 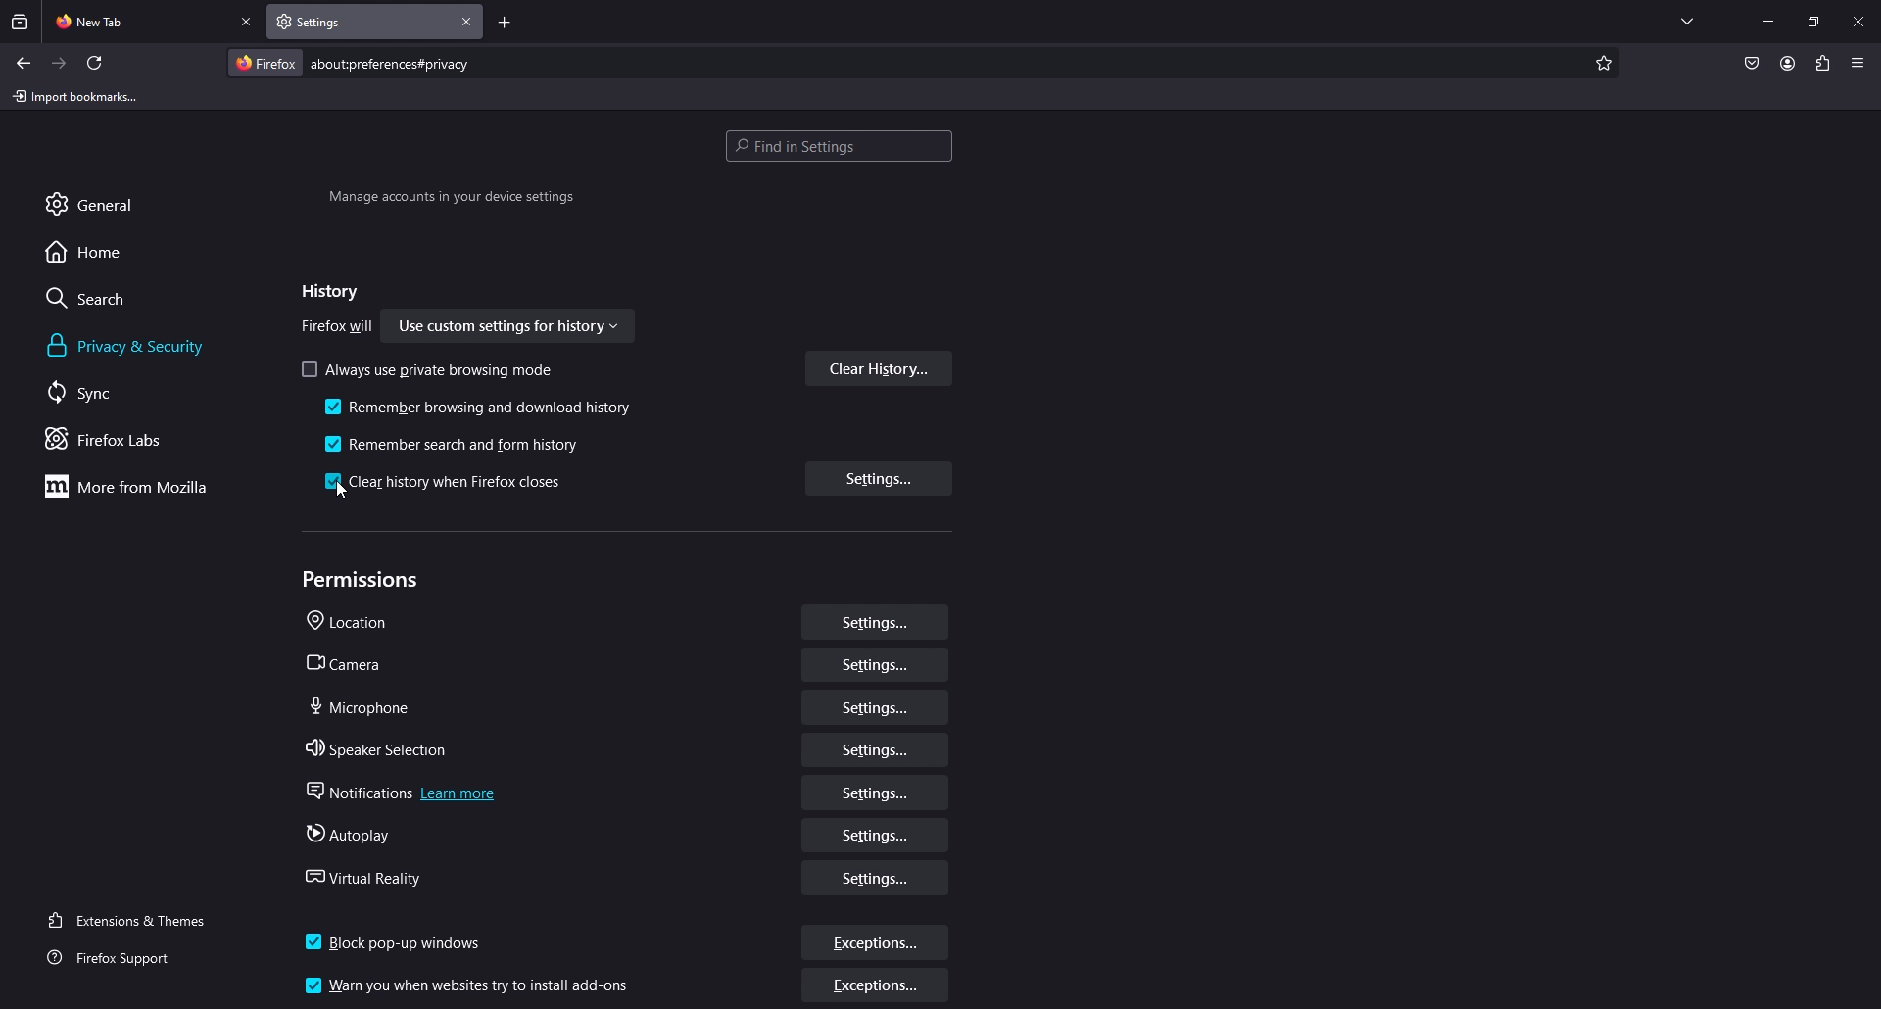 I want to click on save to pocket, so click(x=1751, y=65).